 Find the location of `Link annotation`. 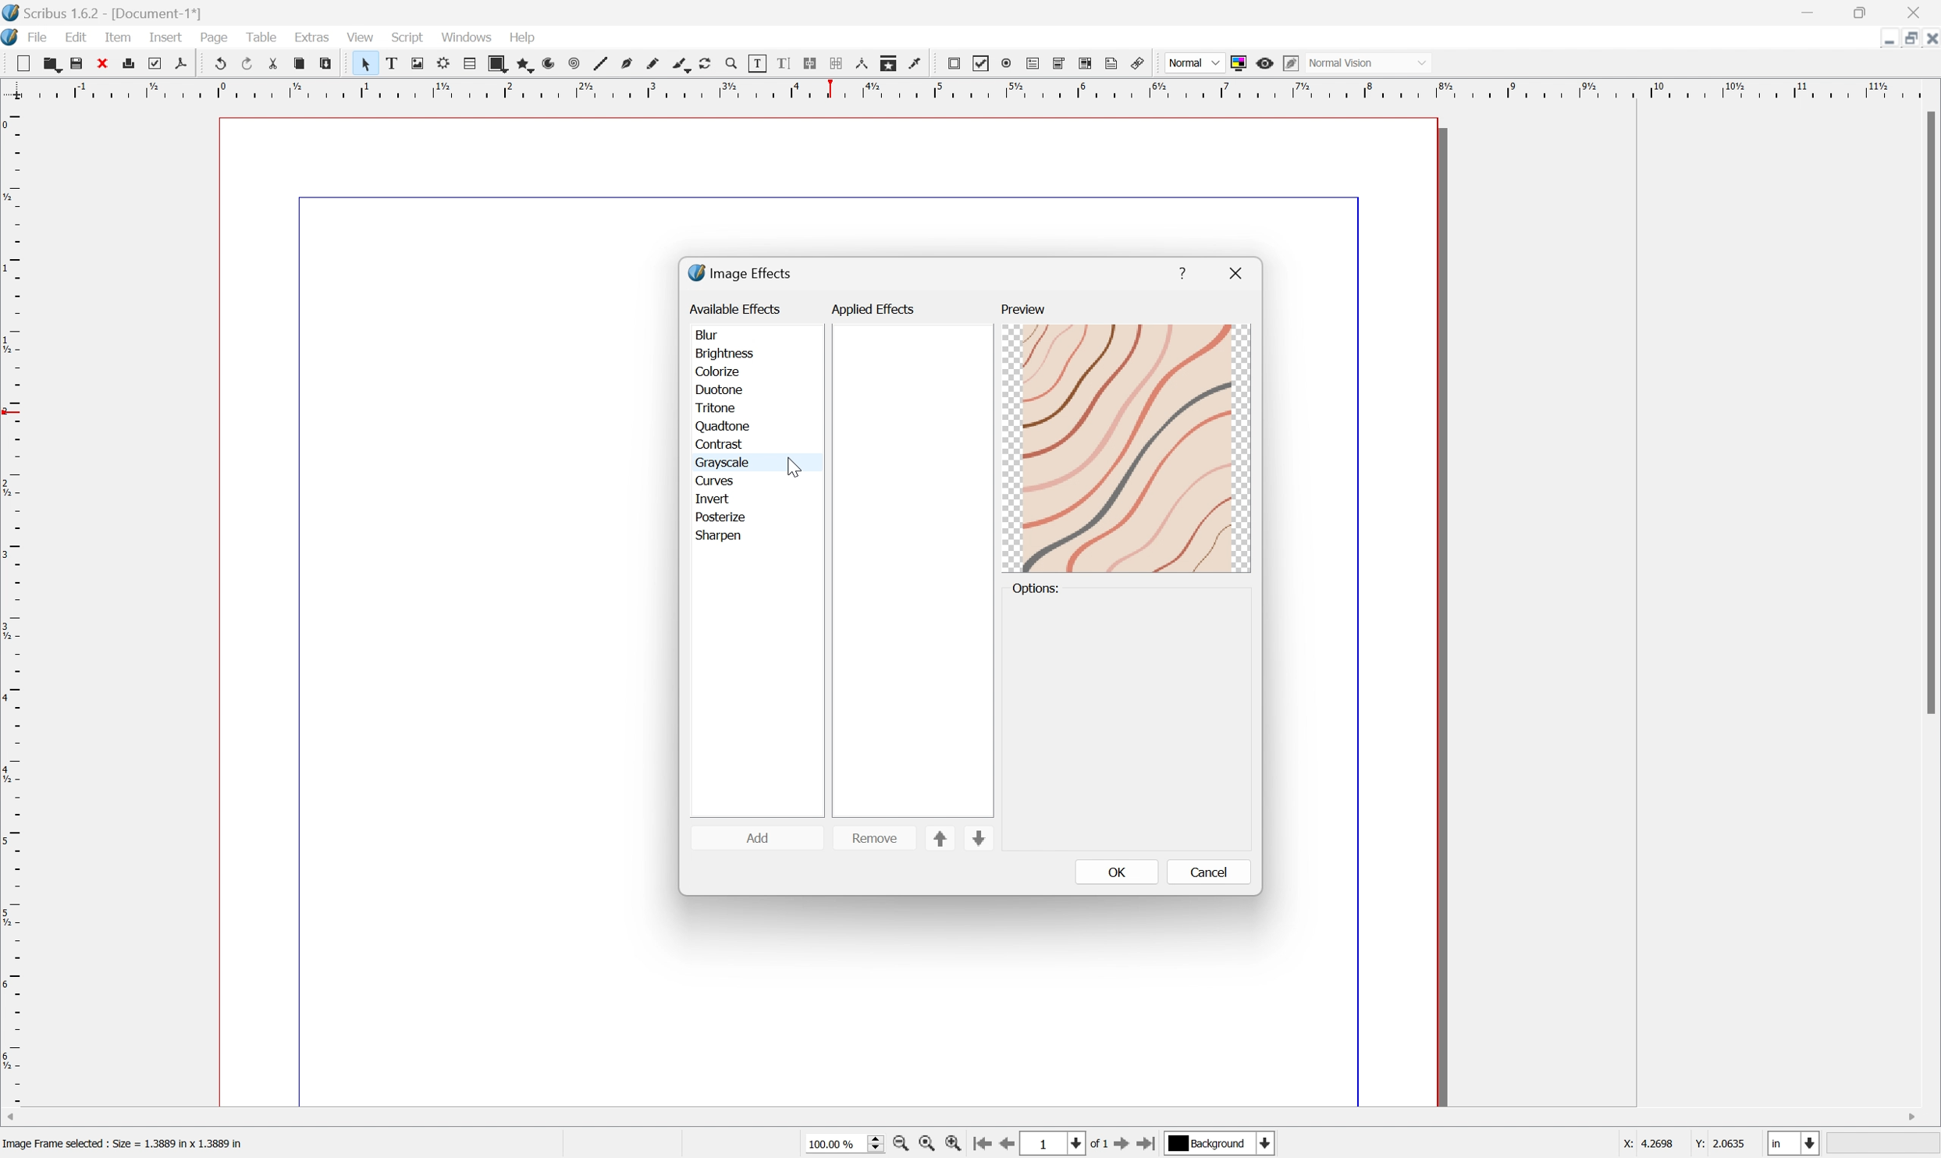

Link annotation is located at coordinates (1134, 63).